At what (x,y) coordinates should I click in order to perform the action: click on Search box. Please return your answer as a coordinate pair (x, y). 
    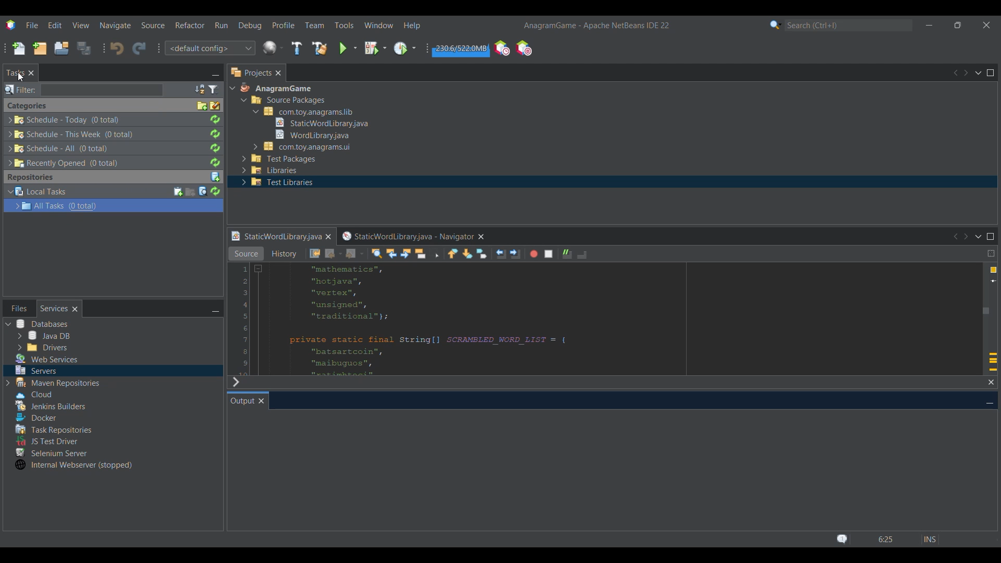
    Looking at the image, I should click on (102, 90).